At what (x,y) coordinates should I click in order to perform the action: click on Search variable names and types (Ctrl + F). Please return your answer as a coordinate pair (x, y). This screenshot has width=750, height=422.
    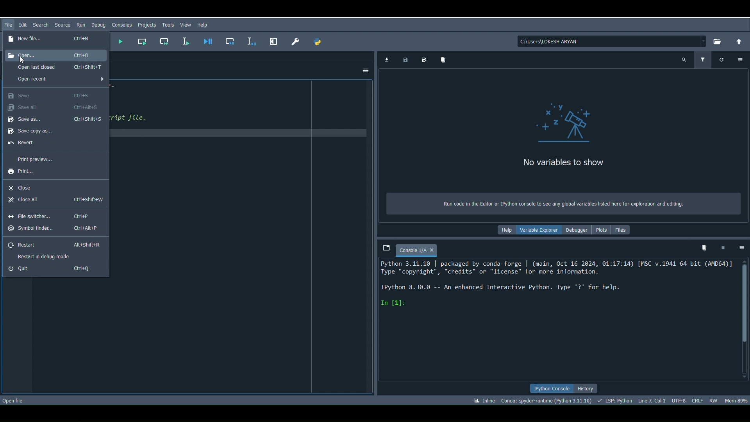
    Looking at the image, I should click on (682, 60).